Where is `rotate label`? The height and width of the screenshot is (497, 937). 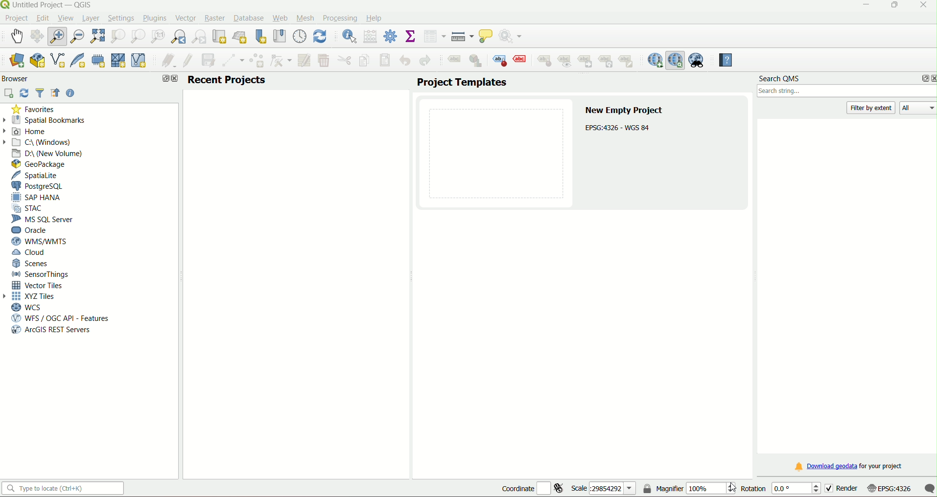 rotate label is located at coordinates (608, 62).